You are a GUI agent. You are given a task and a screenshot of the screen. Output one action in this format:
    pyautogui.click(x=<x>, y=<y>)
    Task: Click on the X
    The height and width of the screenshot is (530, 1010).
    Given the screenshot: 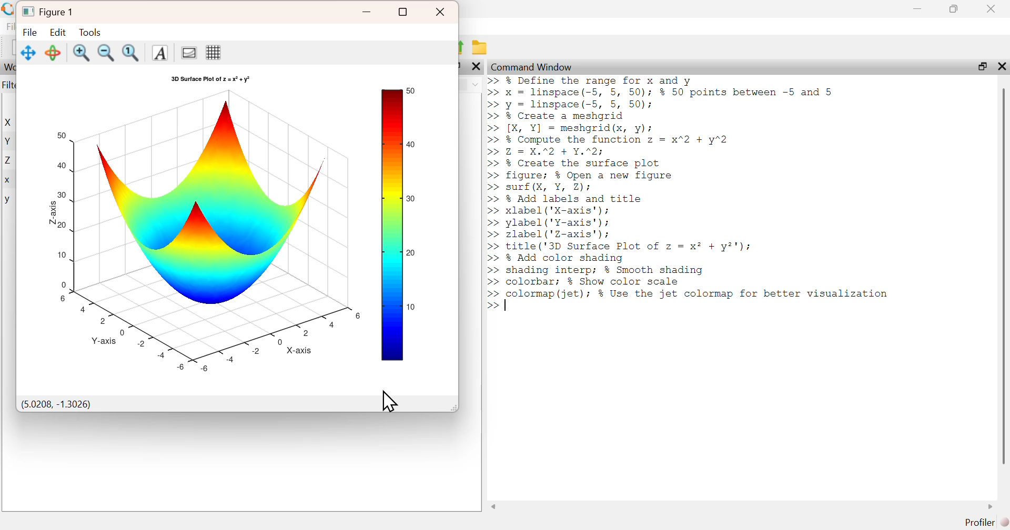 What is the action you would take?
    pyautogui.click(x=10, y=123)
    